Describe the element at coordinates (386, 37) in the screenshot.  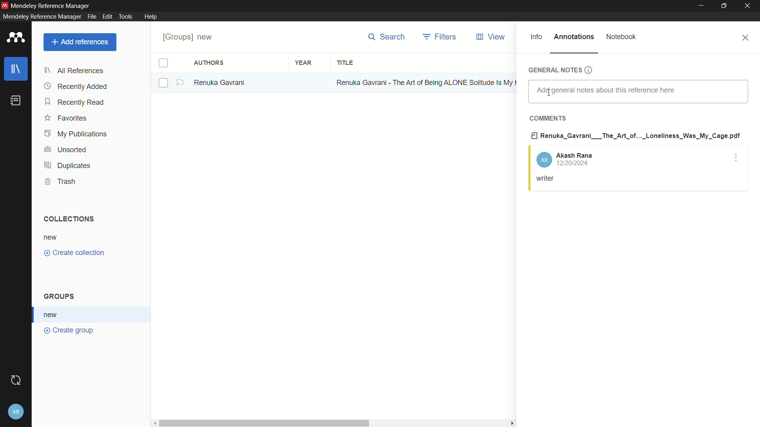
I see `search` at that location.